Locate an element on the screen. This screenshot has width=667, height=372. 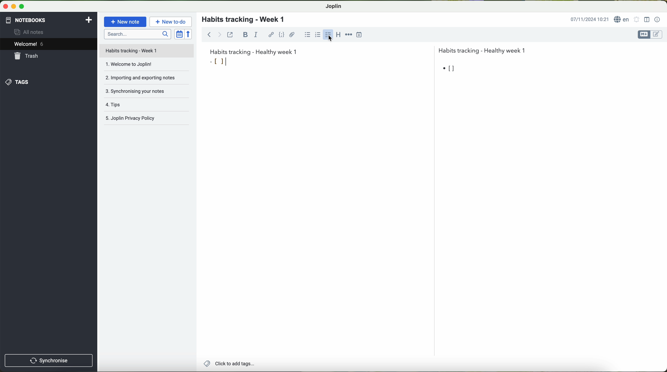
bold is located at coordinates (245, 35).